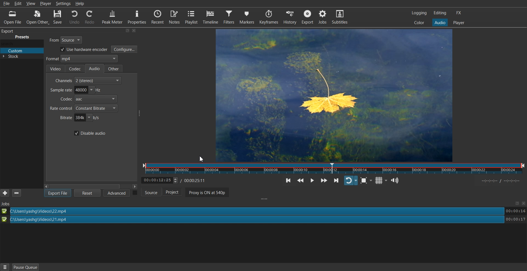 The width and height of the screenshot is (527, 271). What do you see at coordinates (247, 17) in the screenshot?
I see `Markers` at bounding box center [247, 17].